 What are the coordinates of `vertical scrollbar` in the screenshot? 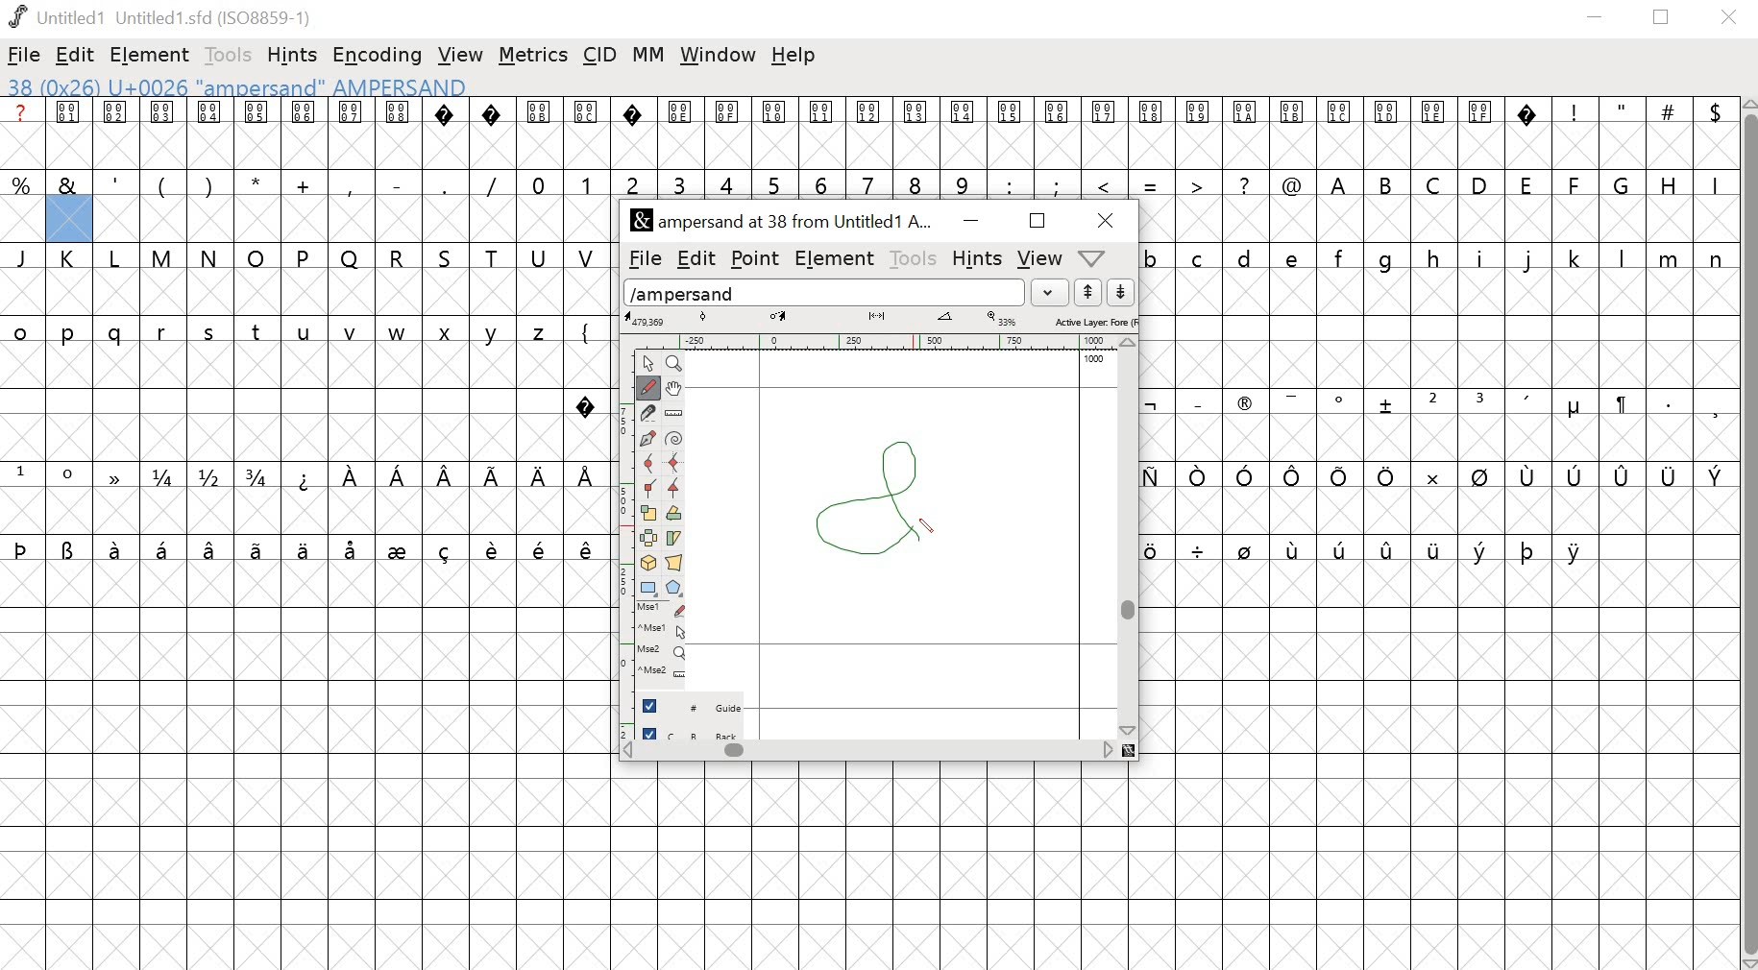 It's located at (1747, 533).